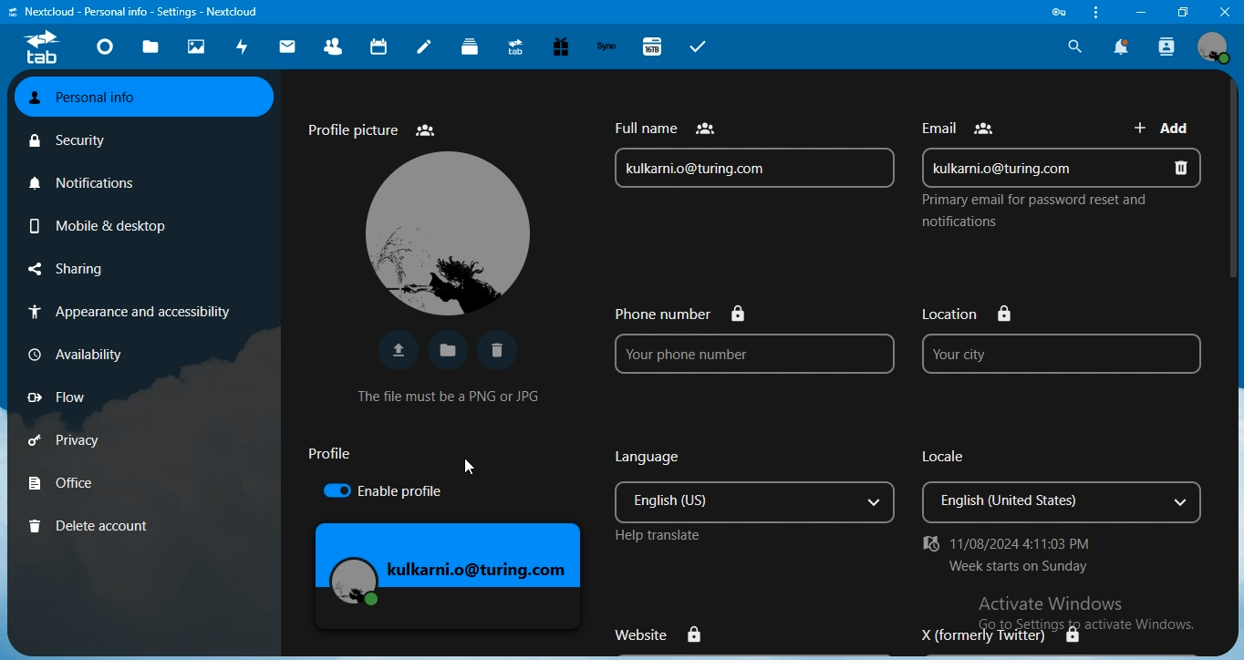 This screenshot has height=660, width=1244. Describe the element at coordinates (98, 224) in the screenshot. I see `mobile & desktop` at that location.